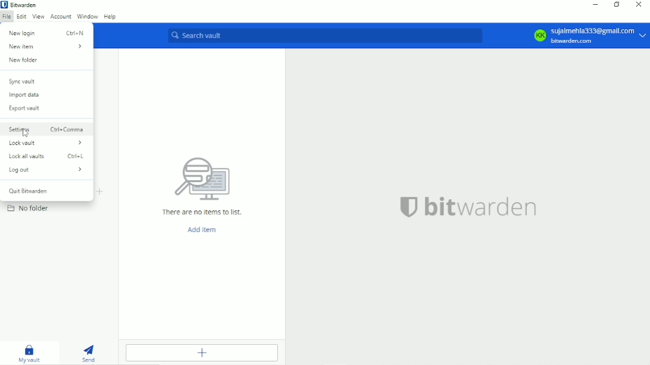 This screenshot has height=365, width=650. What do you see at coordinates (20, 16) in the screenshot?
I see `Edit` at bounding box center [20, 16].